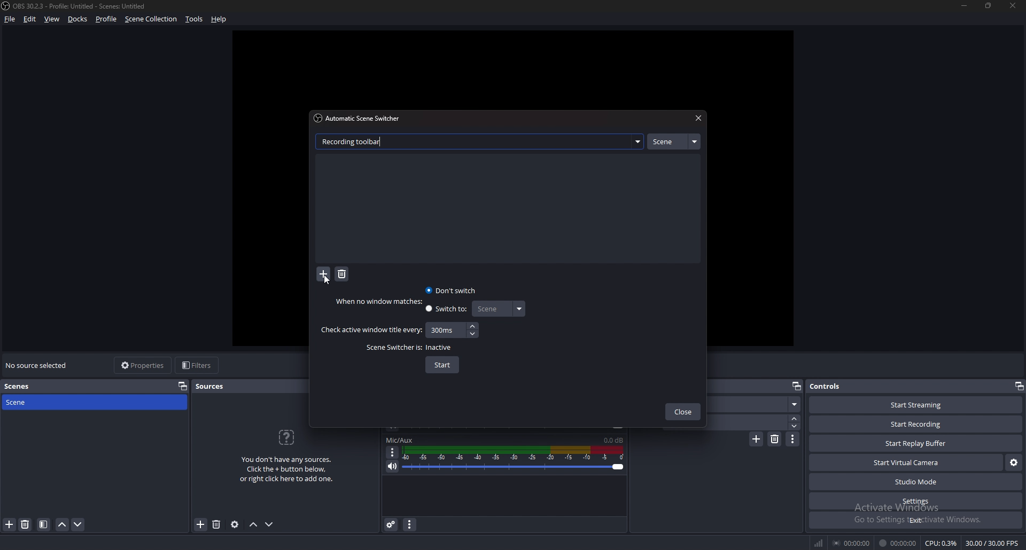 This screenshot has height=550, width=1026. I want to click on network, so click(820, 543).